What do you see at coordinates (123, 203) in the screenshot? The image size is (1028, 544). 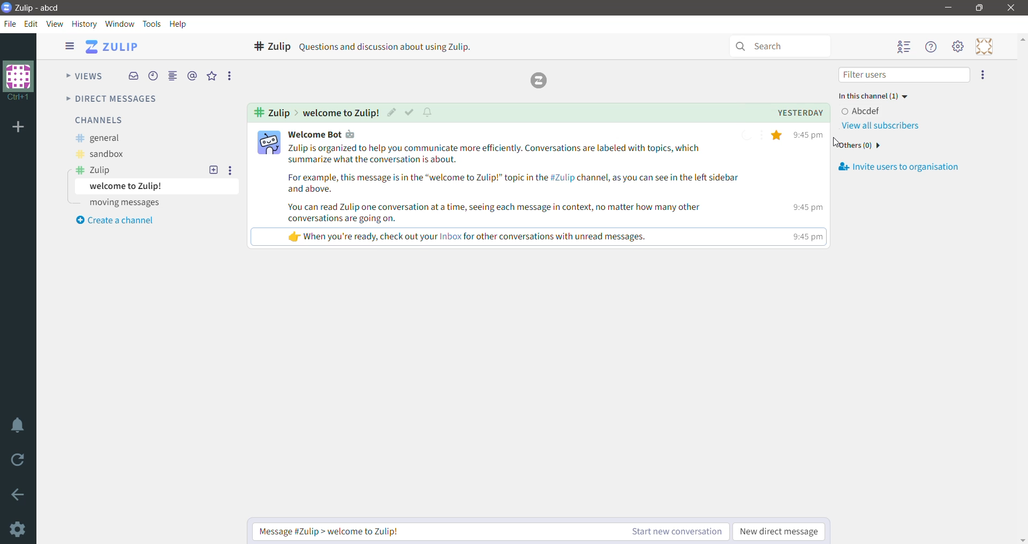 I see `moving messages` at bounding box center [123, 203].